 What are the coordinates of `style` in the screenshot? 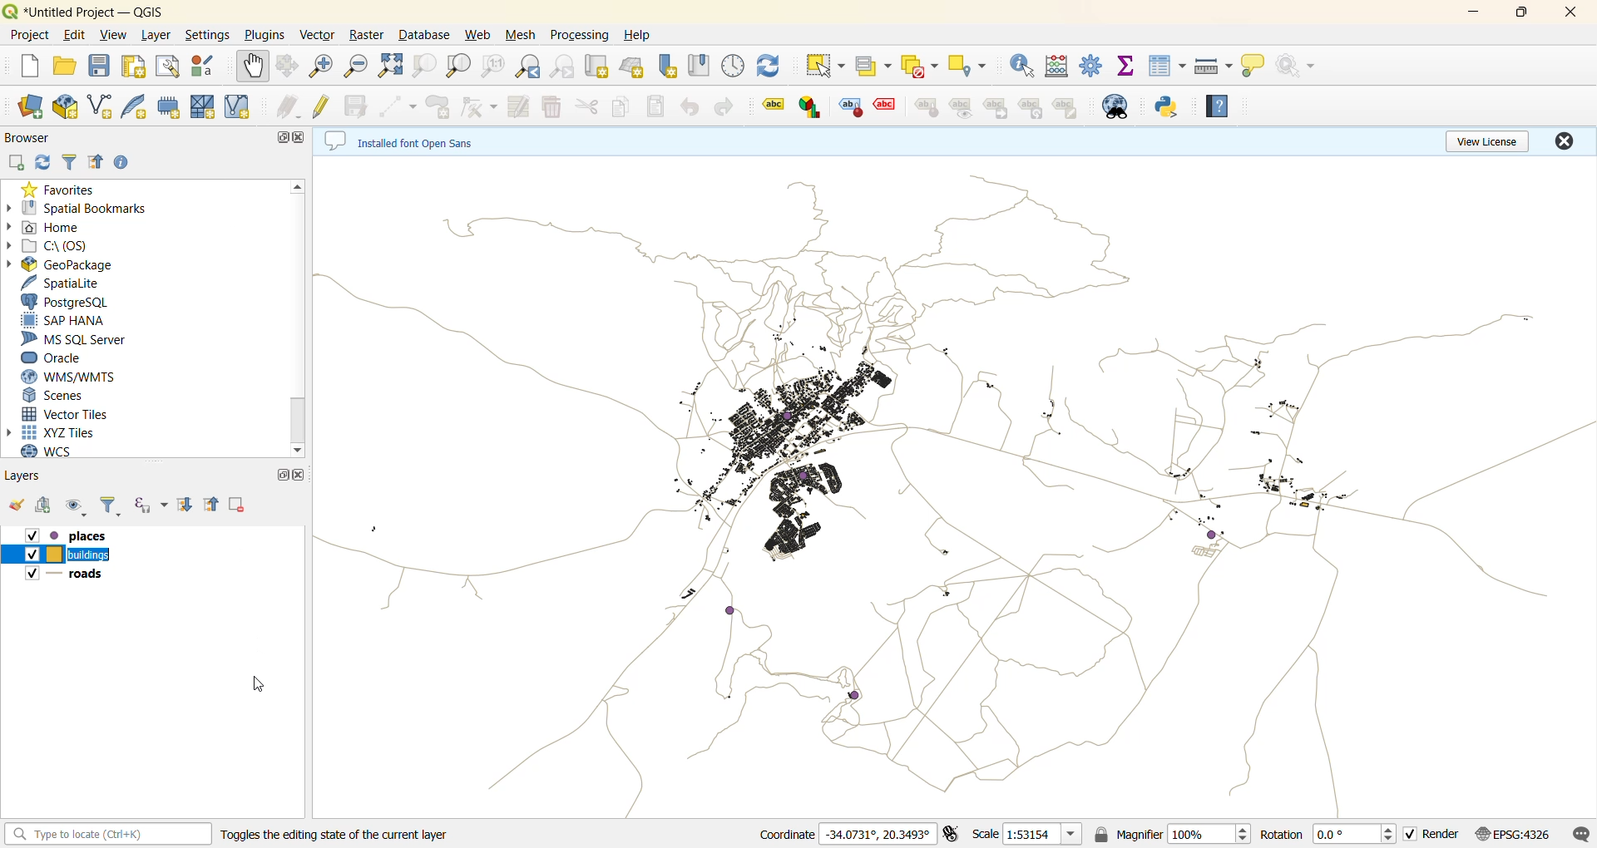 It's located at (852, 107).